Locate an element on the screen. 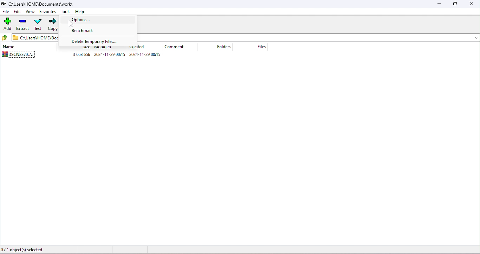 This screenshot has height=254, width=480. 3 668 656 is located at coordinates (79, 55).